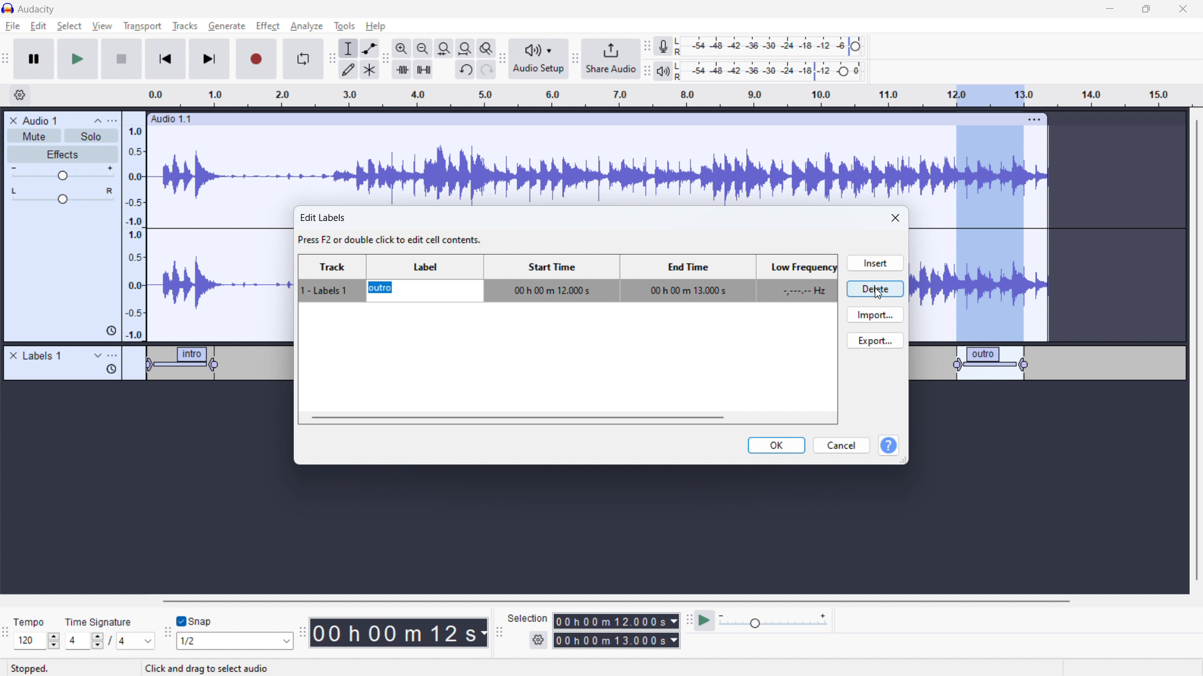  What do you see at coordinates (348, 48) in the screenshot?
I see `selection tool` at bounding box center [348, 48].